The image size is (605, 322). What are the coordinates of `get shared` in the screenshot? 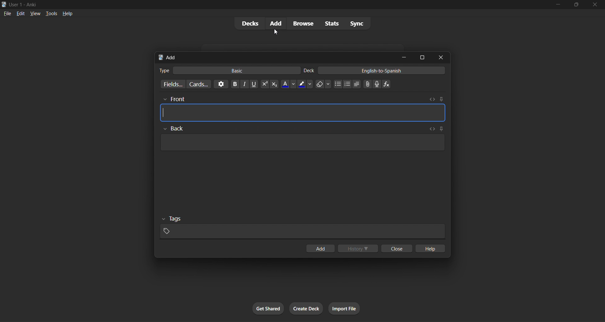 It's located at (268, 308).